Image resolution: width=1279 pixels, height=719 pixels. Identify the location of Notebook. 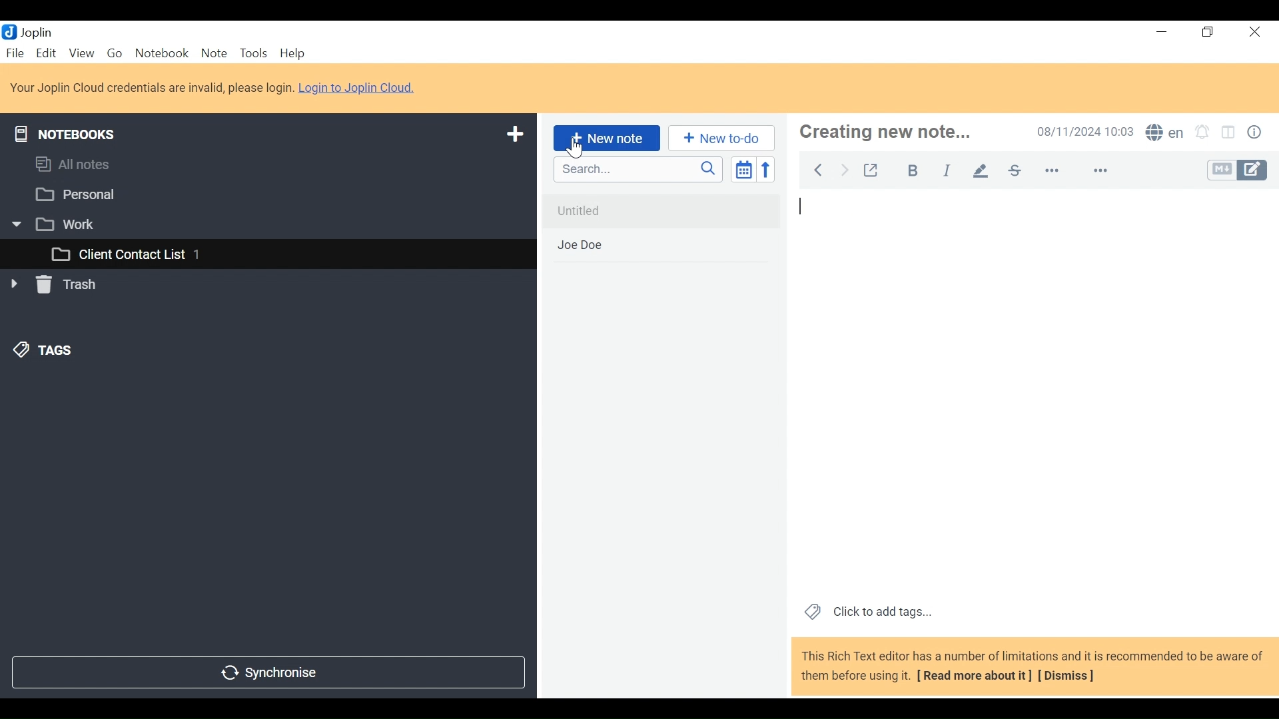
(161, 53).